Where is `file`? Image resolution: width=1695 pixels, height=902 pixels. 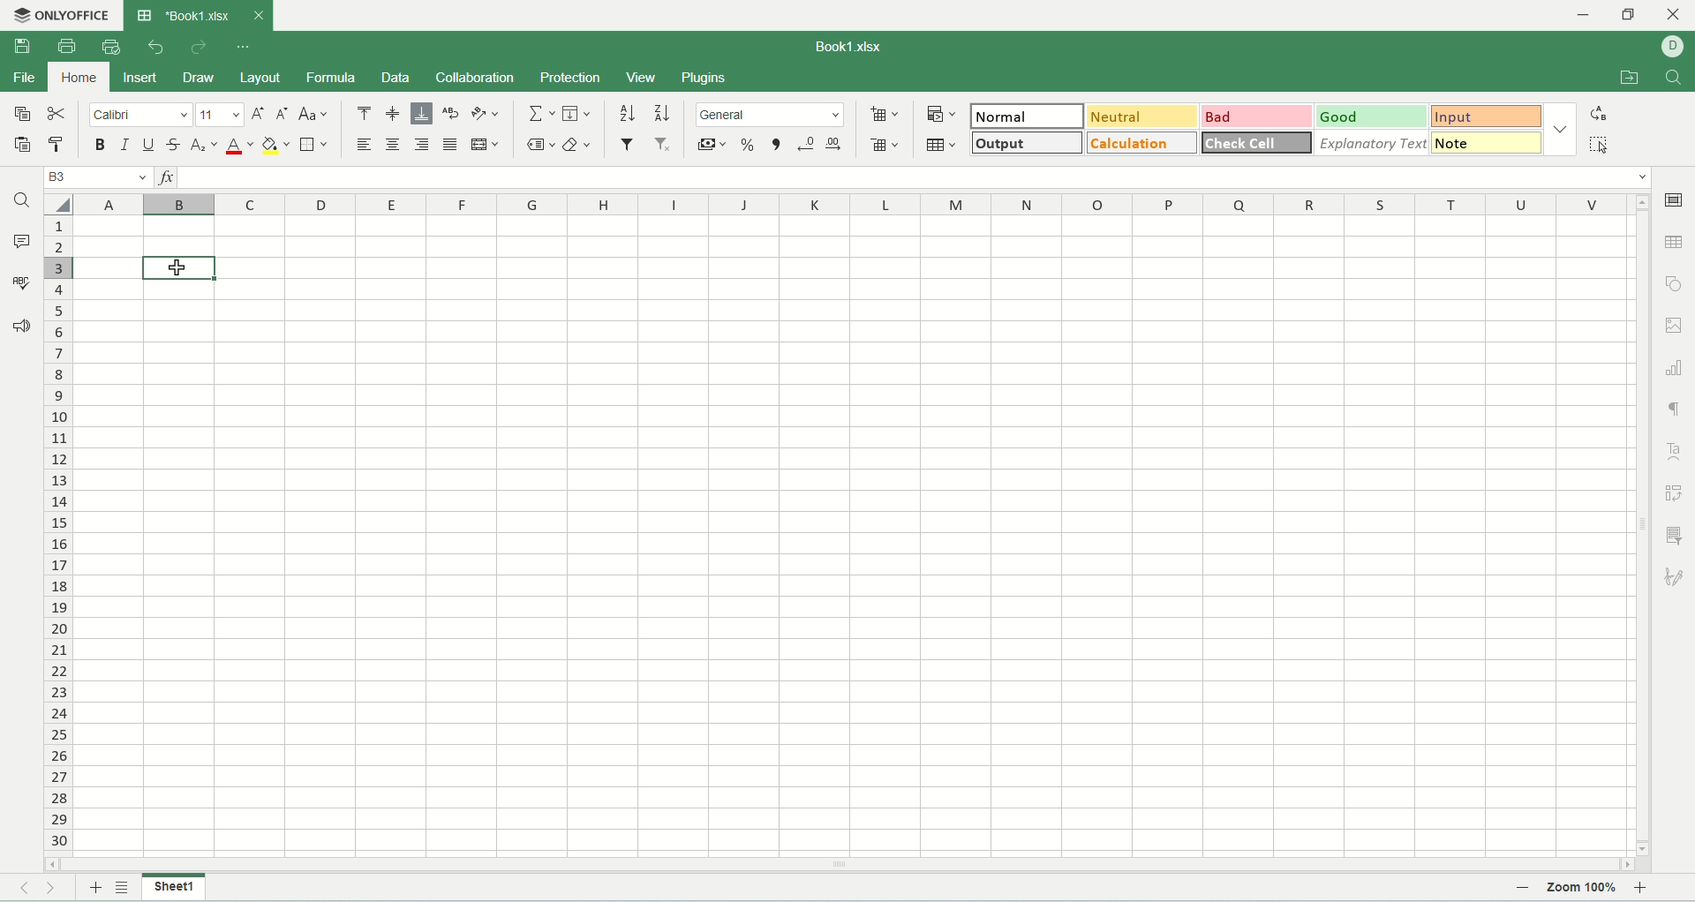
file is located at coordinates (23, 79).